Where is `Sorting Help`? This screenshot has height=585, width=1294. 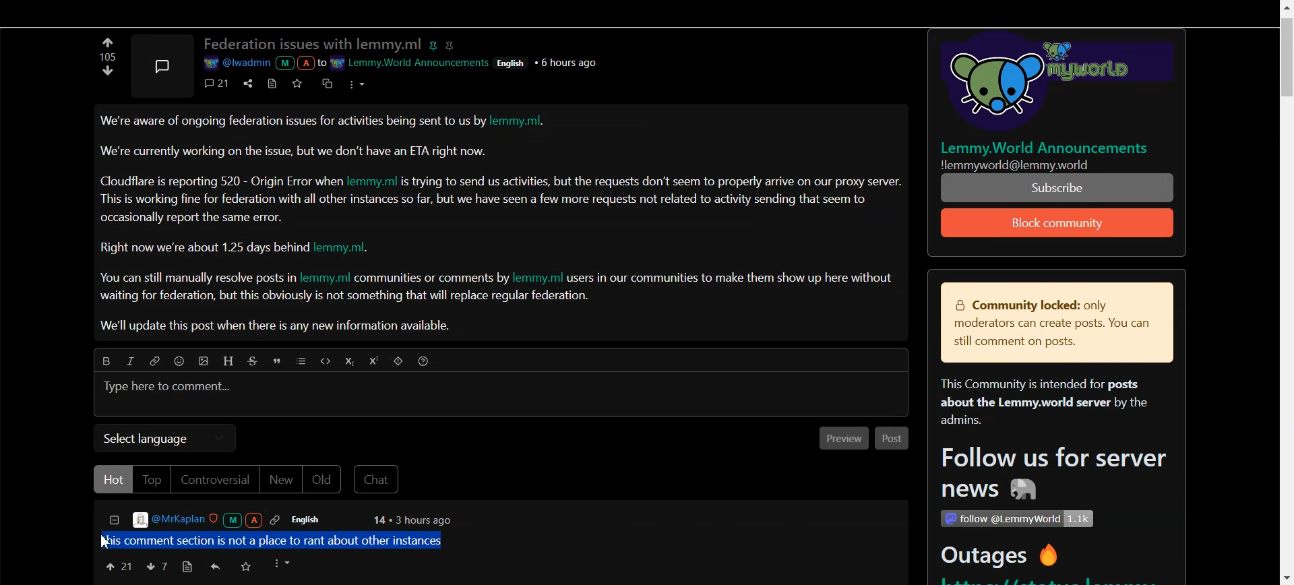
Sorting Help is located at coordinates (425, 361).